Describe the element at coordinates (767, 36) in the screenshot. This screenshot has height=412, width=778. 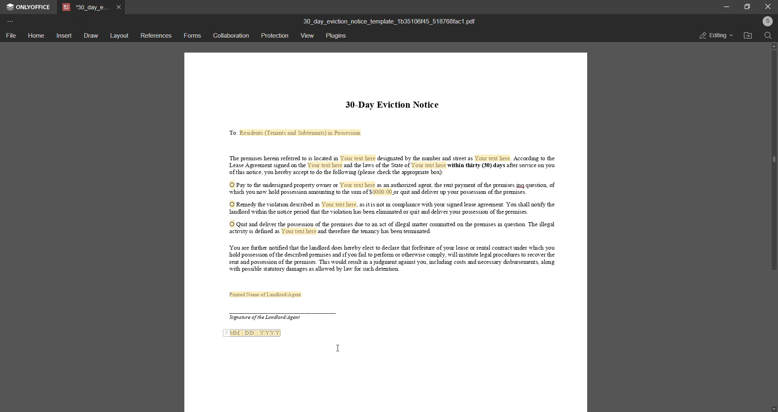
I see `search` at that location.